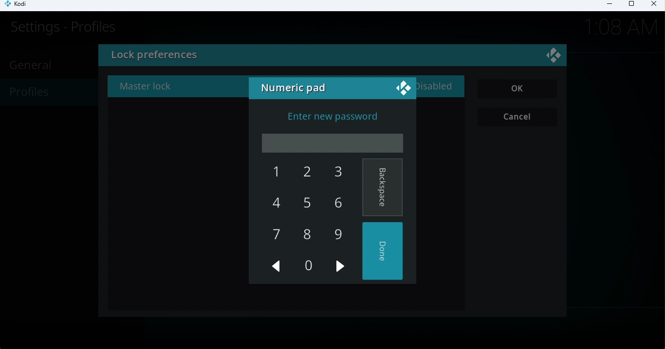  I want to click on 9, so click(338, 234).